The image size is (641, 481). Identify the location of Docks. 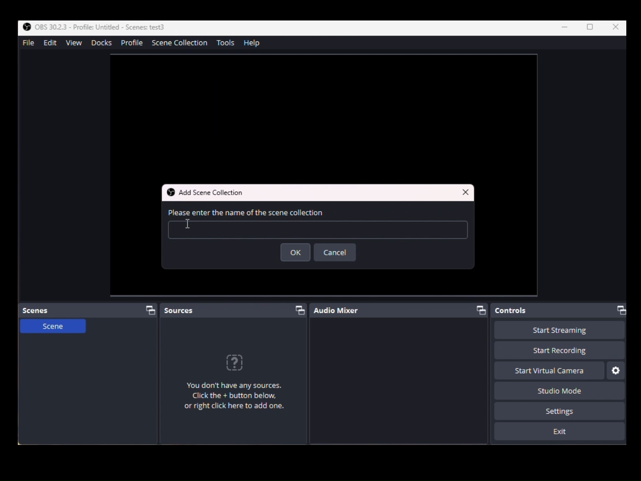
(101, 43).